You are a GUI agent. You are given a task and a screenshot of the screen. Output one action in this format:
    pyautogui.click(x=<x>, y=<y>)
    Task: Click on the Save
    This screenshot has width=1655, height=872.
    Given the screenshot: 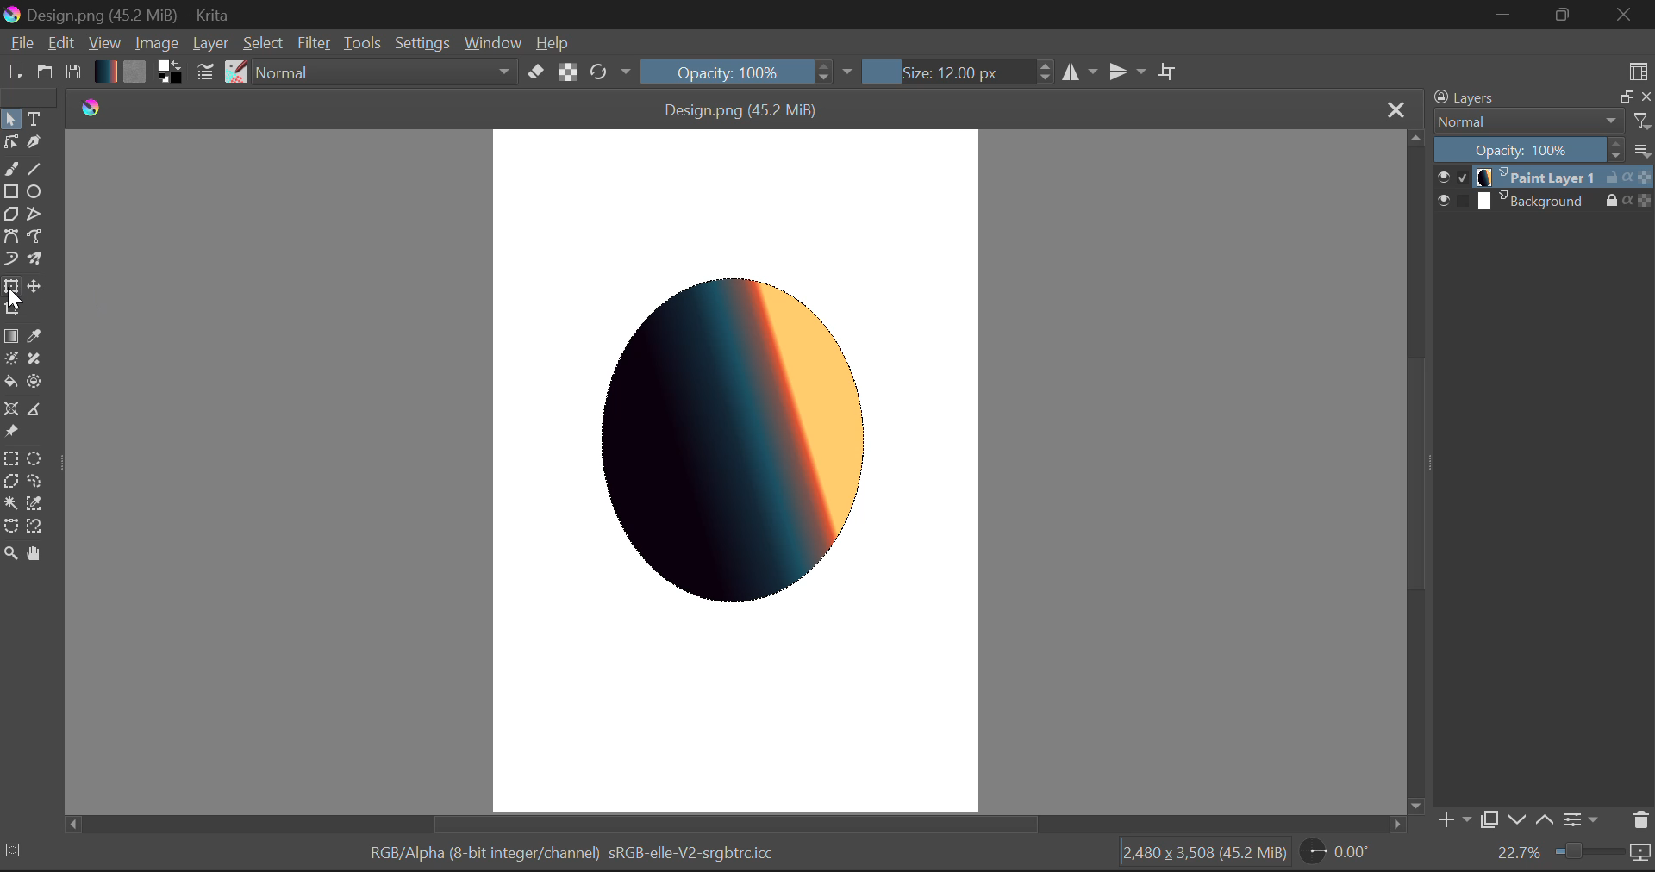 What is the action you would take?
    pyautogui.click(x=72, y=72)
    